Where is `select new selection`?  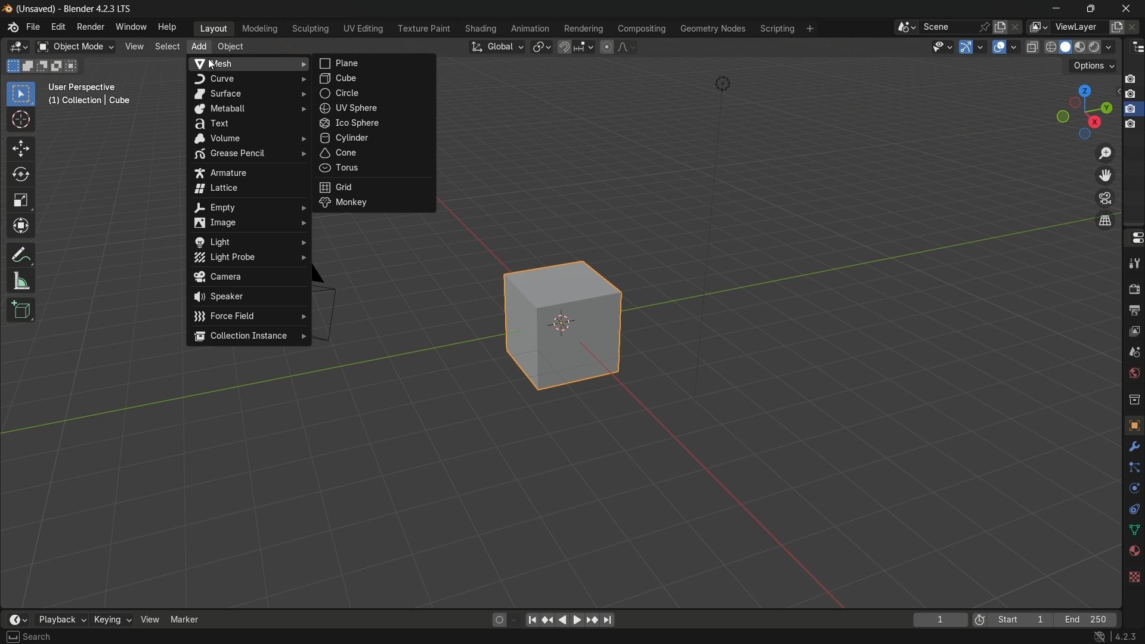
select new selection is located at coordinates (11, 66).